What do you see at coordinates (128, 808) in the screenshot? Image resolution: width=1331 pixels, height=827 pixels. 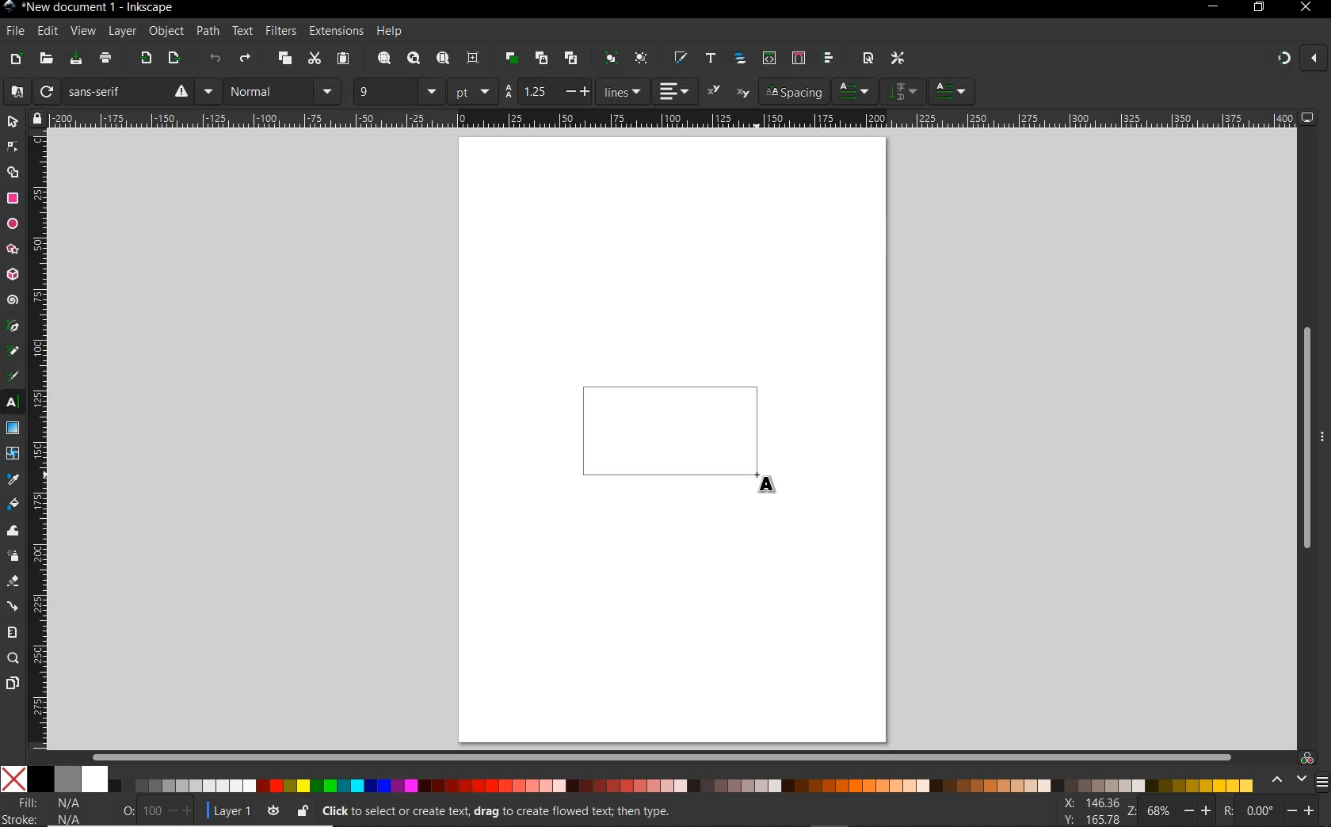 I see `0` at bounding box center [128, 808].